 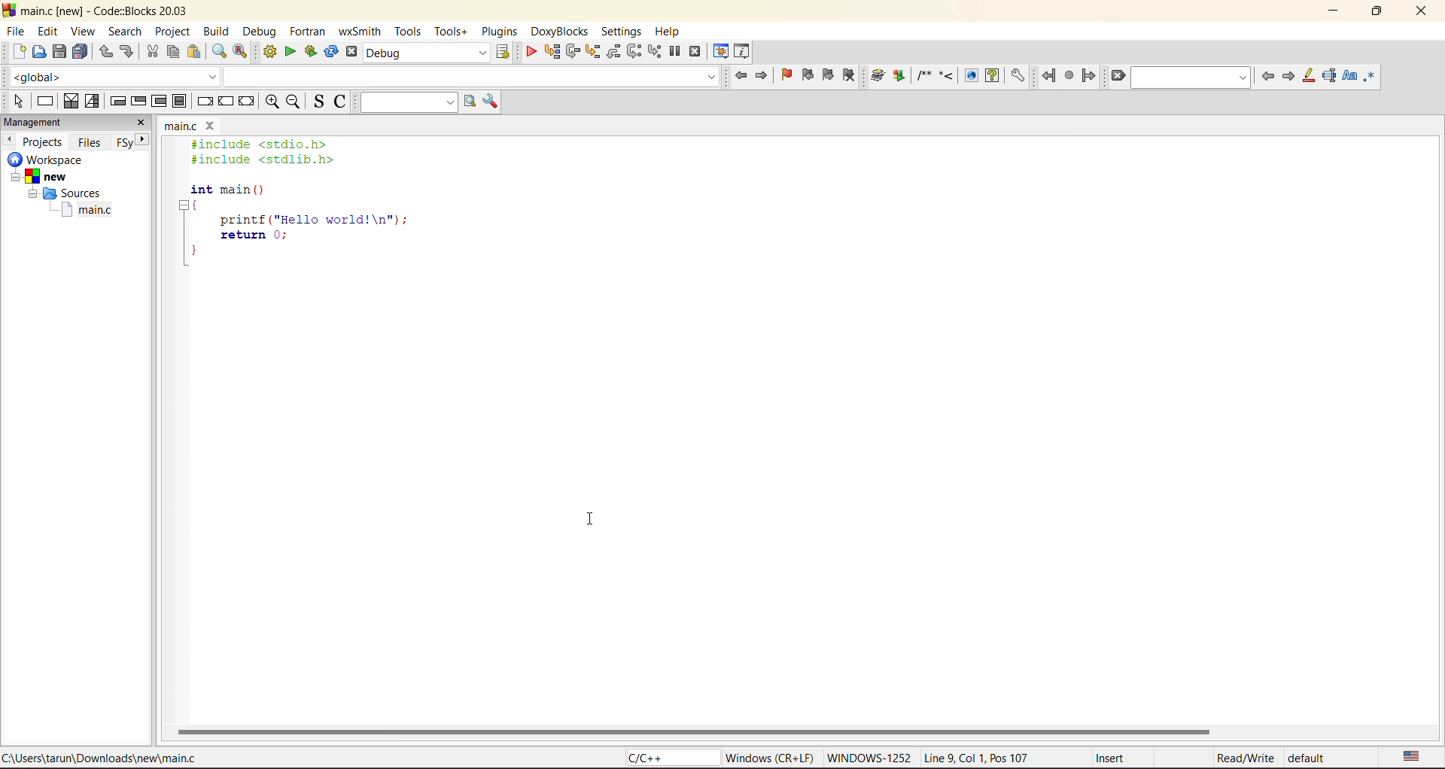 What do you see at coordinates (695, 51) in the screenshot?
I see `stop debugger` at bounding box center [695, 51].